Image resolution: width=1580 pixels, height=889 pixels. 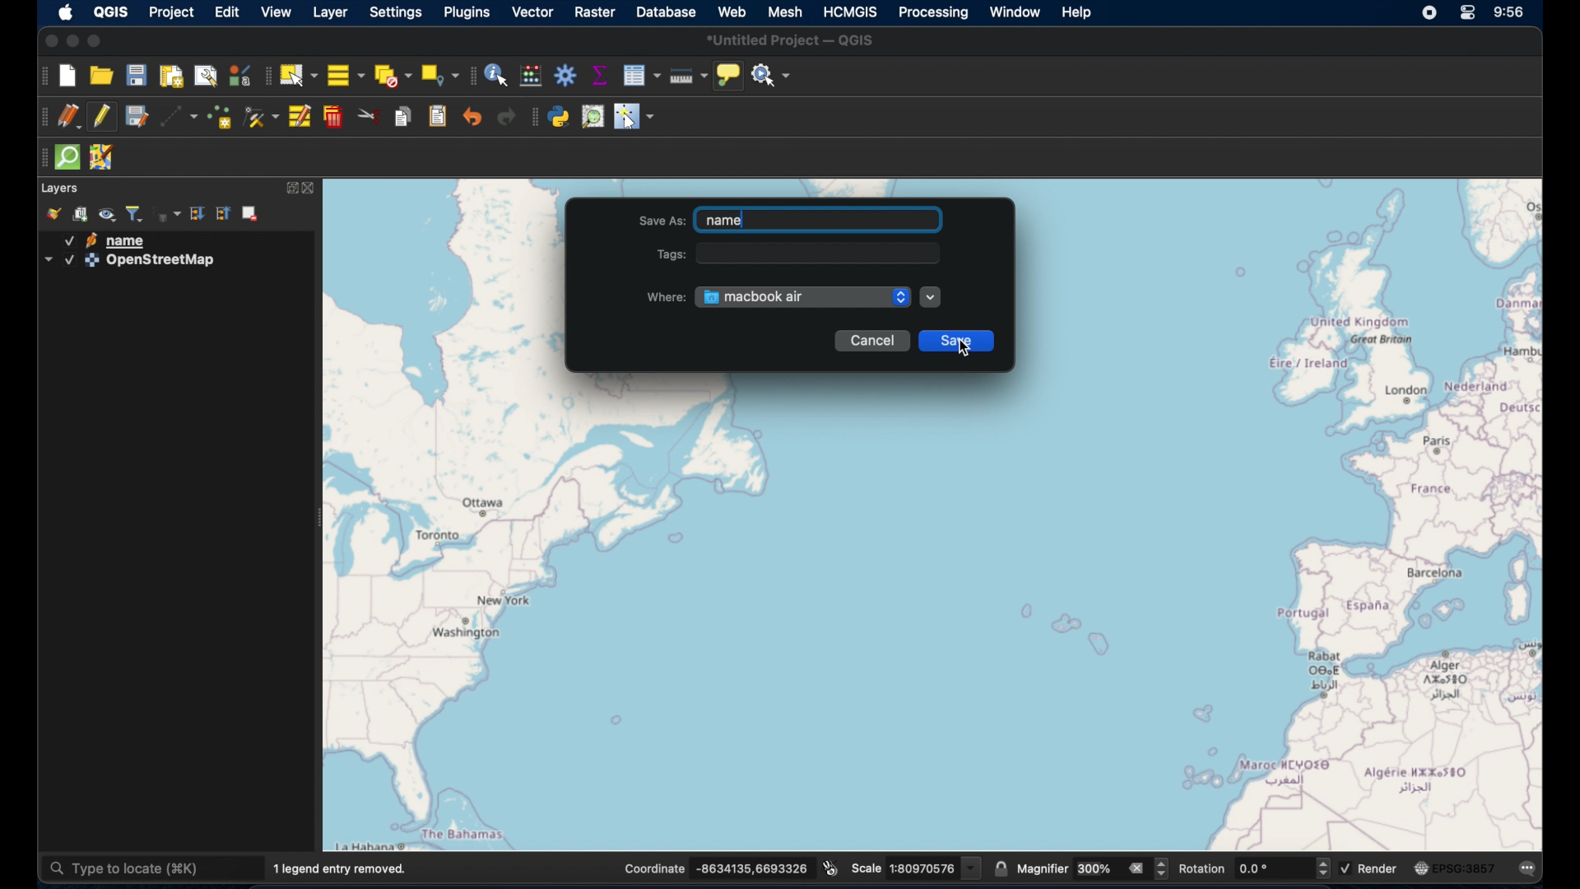 I want to click on vertex tool, so click(x=262, y=119).